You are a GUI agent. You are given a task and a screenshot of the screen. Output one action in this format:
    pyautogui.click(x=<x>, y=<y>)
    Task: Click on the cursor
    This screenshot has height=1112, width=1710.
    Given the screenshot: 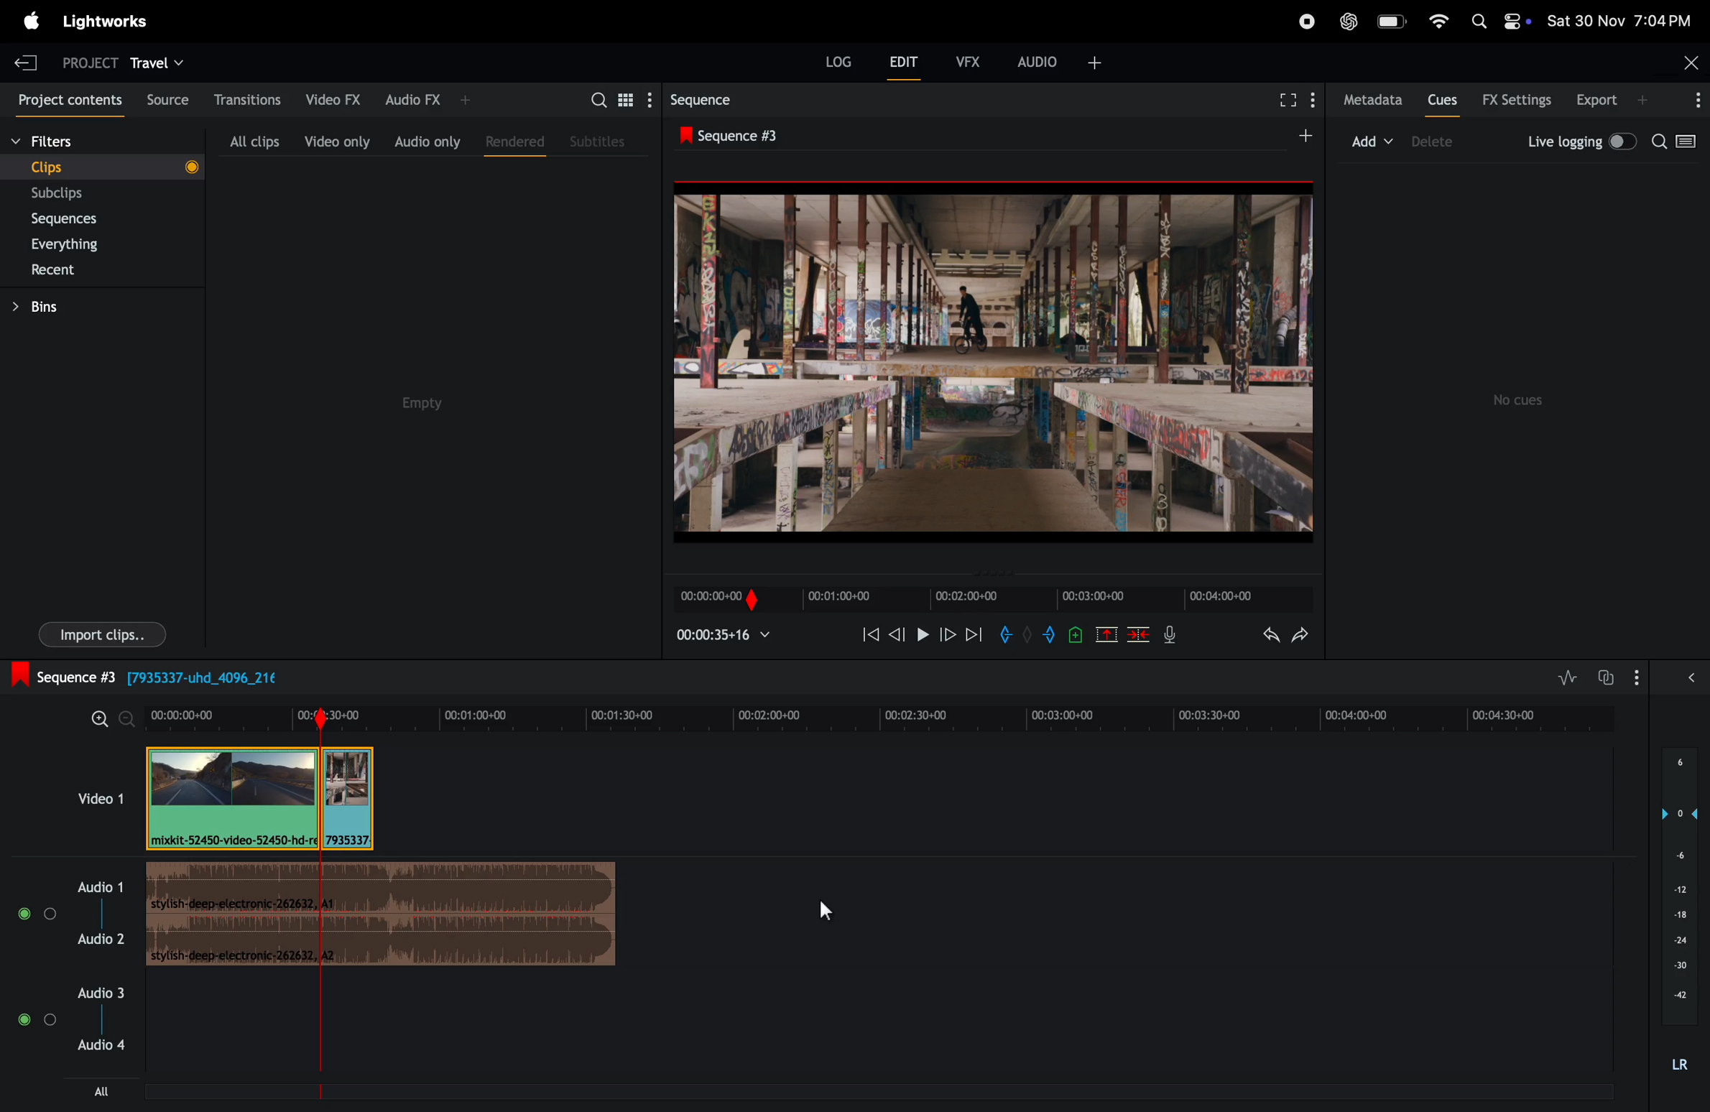 What is the action you would take?
    pyautogui.click(x=824, y=909)
    